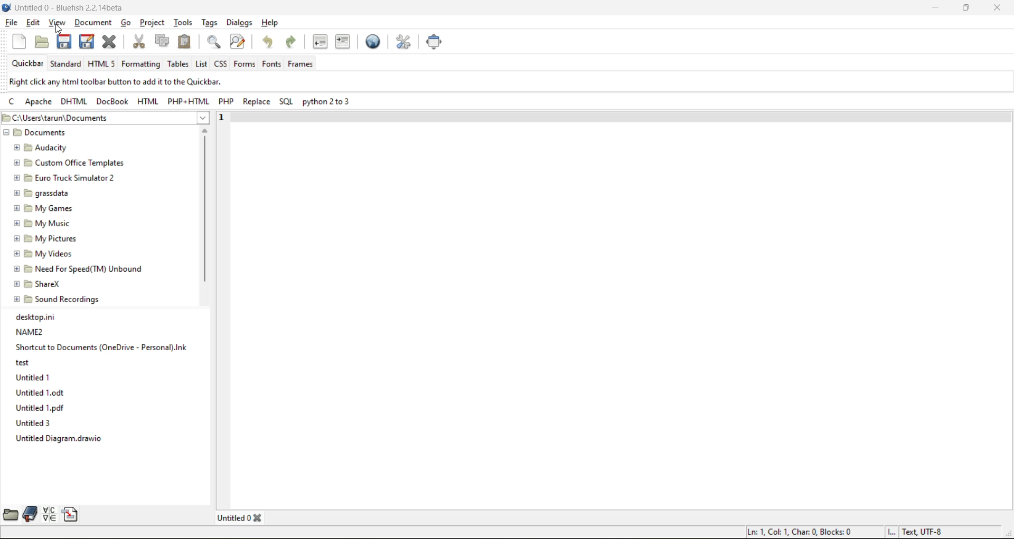 The image size is (1014, 539). I want to click on vertical scroll  bar, so click(204, 206).